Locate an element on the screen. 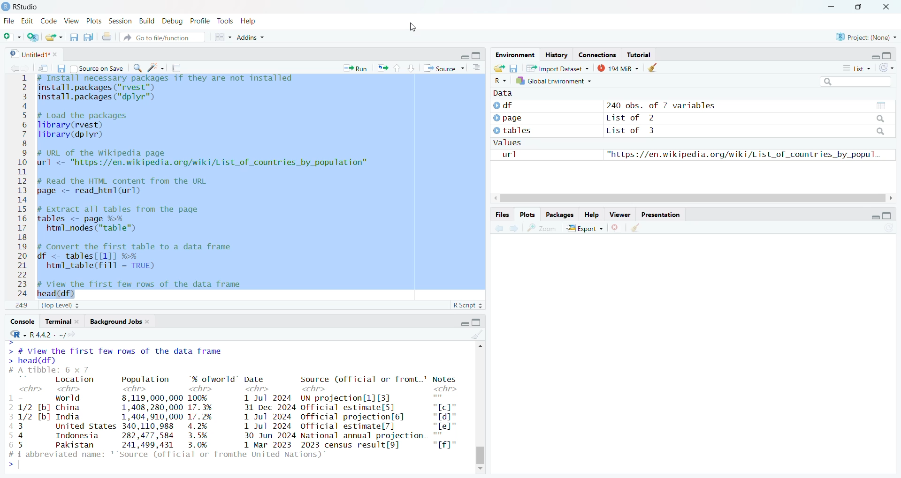 This screenshot has width=901, height=478. R is located at coordinates (500, 81).